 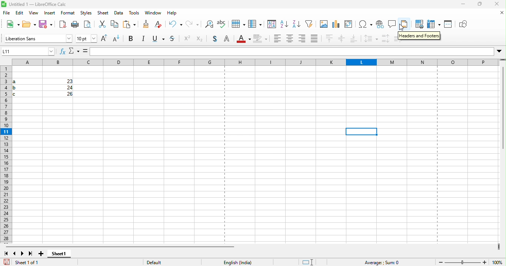 What do you see at coordinates (342, 39) in the screenshot?
I see `center vertically` at bounding box center [342, 39].